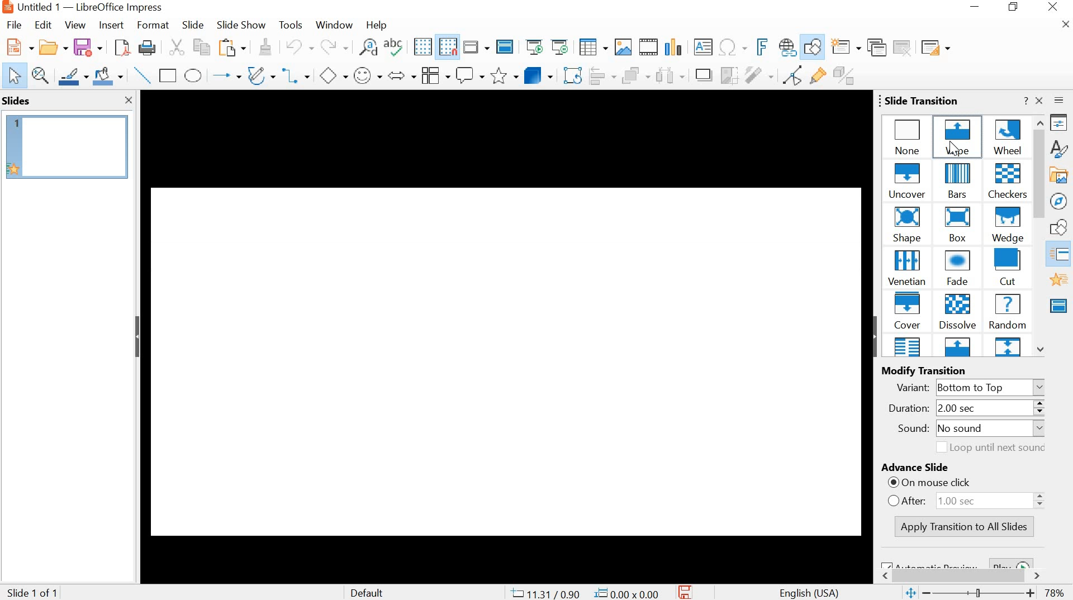 This screenshot has width=1073, height=600. What do you see at coordinates (813, 48) in the screenshot?
I see `Show draw functions` at bounding box center [813, 48].